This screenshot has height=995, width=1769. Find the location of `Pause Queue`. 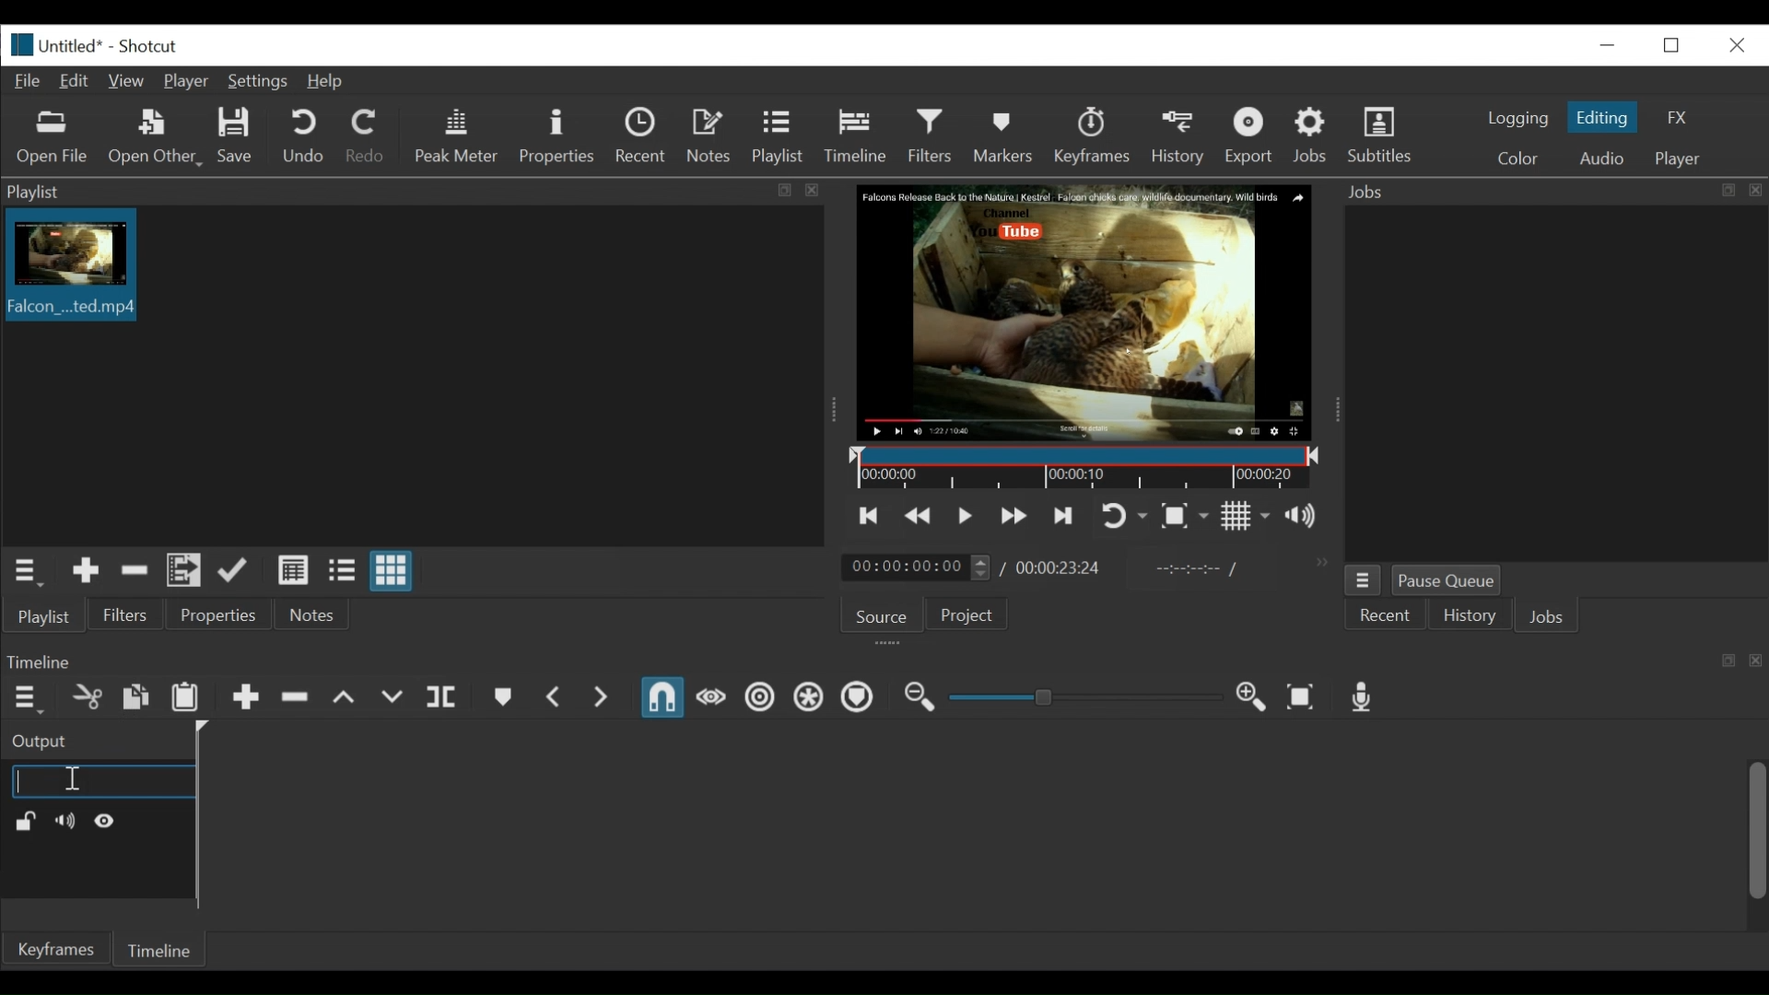

Pause Queue is located at coordinates (1452, 581).